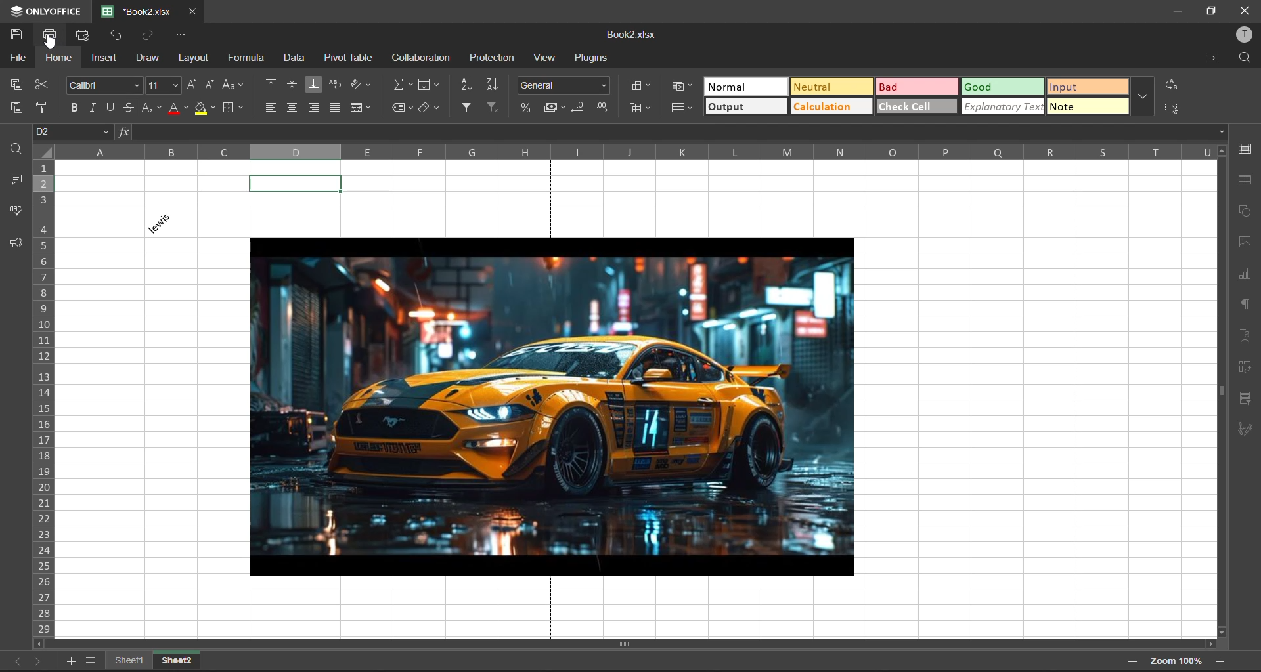 Image resolution: width=1261 pixels, height=672 pixels. I want to click on sheet list, so click(93, 662).